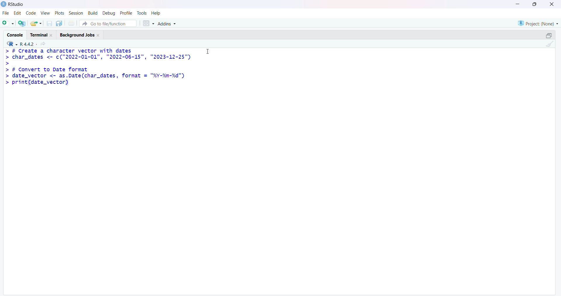 This screenshot has width=561, height=296. Describe the element at coordinates (42, 34) in the screenshot. I see `Terminal` at that location.